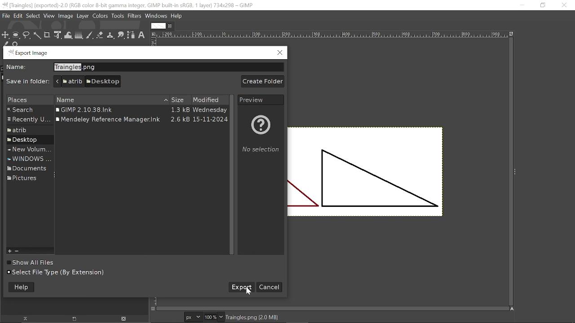 The image size is (575, 323). I want to click on Places, so click(27, 100).